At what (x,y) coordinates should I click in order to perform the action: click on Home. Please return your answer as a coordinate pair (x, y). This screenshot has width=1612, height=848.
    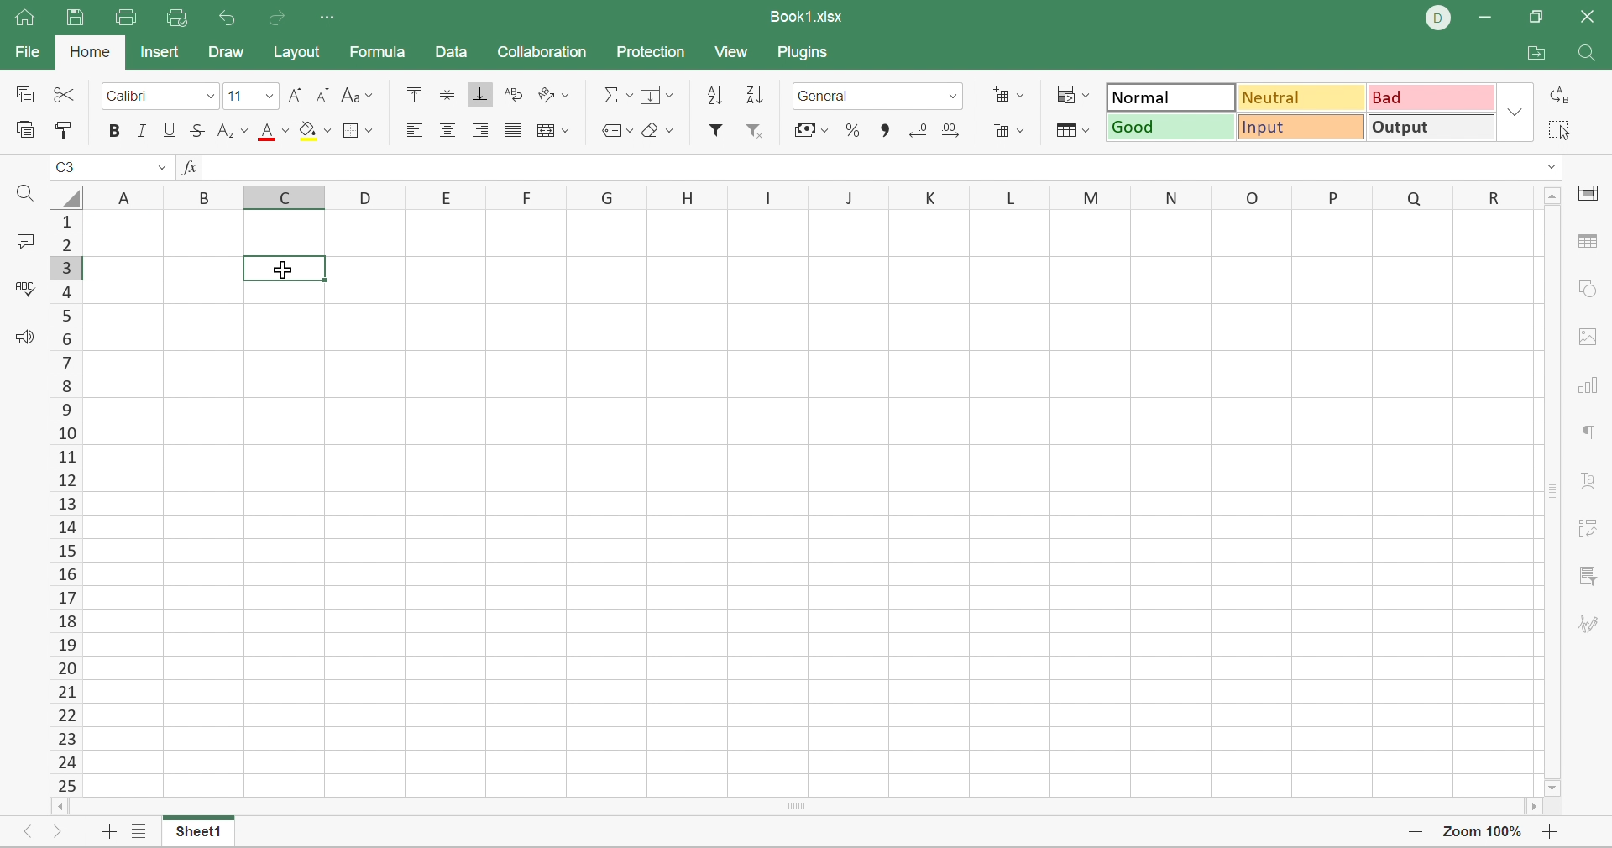
    Looking at the image, I should click on (88, 51).